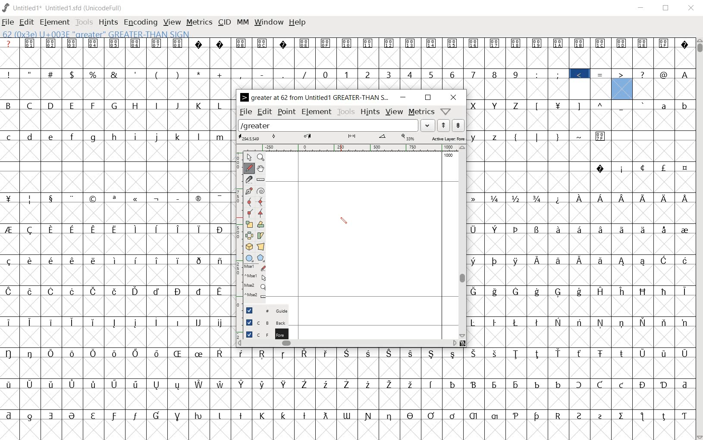  What do you see at coordinates (85, 23) in the screenshot?
I see `tools` at bounding box center [85, 23].